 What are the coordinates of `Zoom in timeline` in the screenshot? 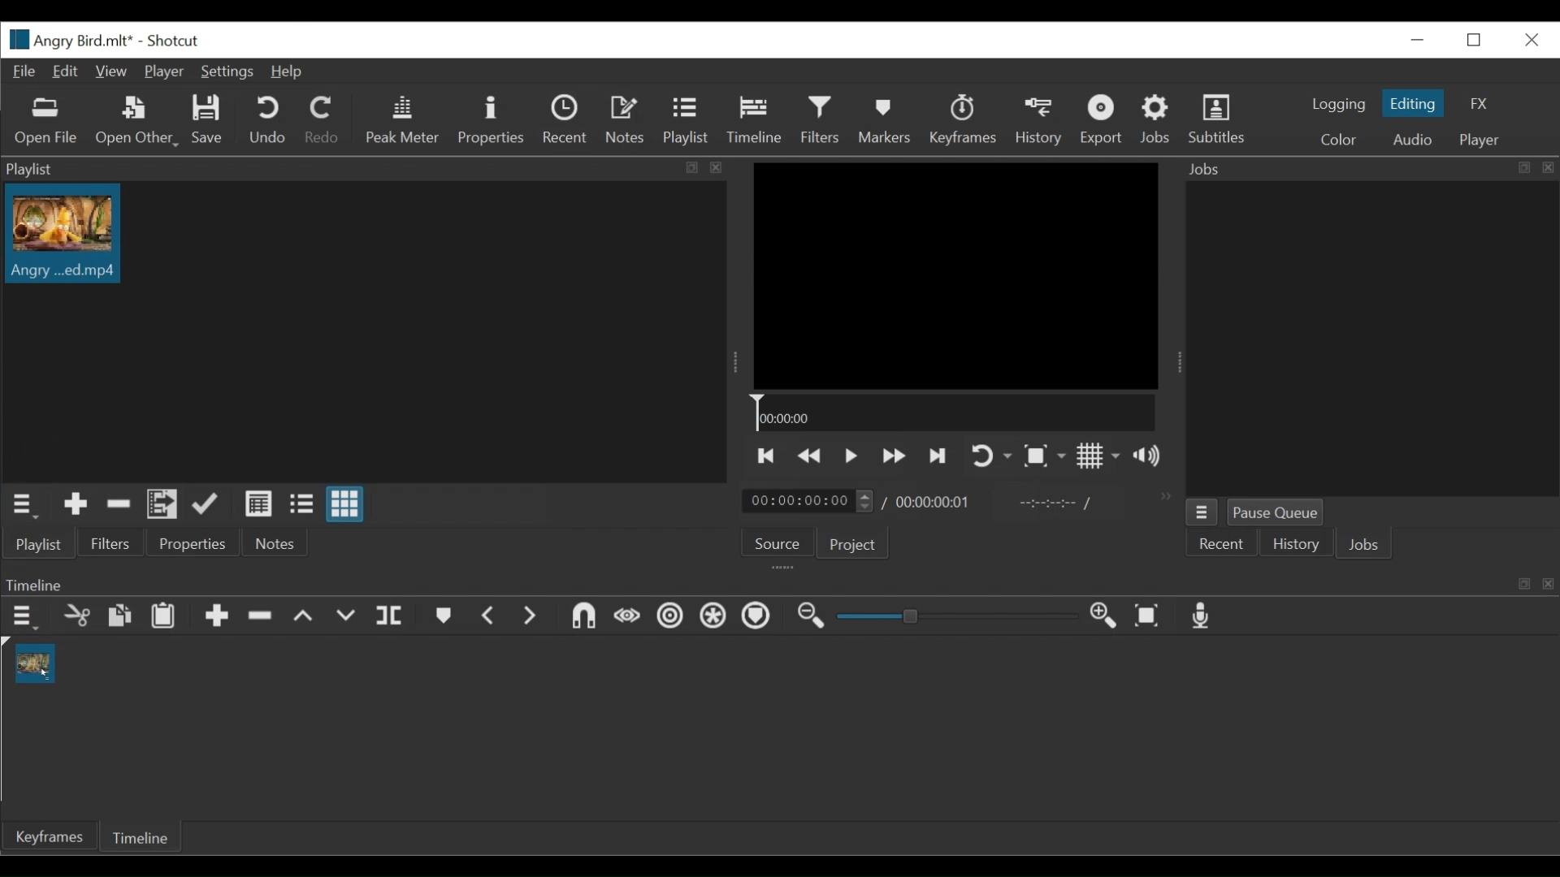 It's located at (1106, 617).